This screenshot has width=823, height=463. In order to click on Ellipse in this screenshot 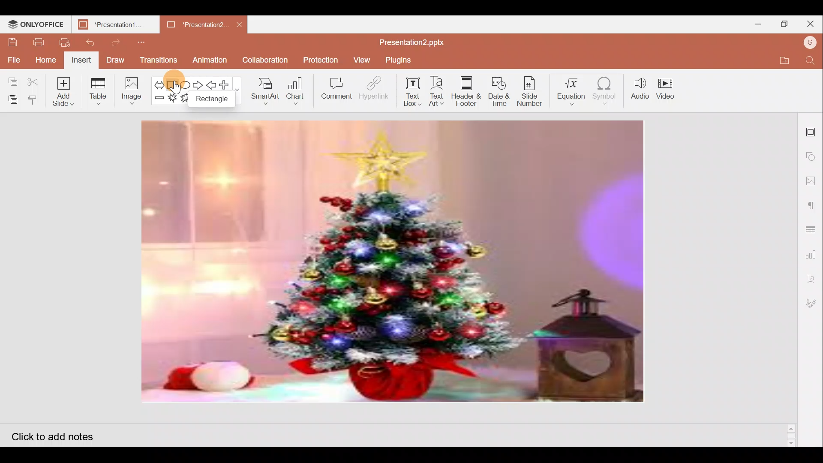, I will do `click(186, 82)`.